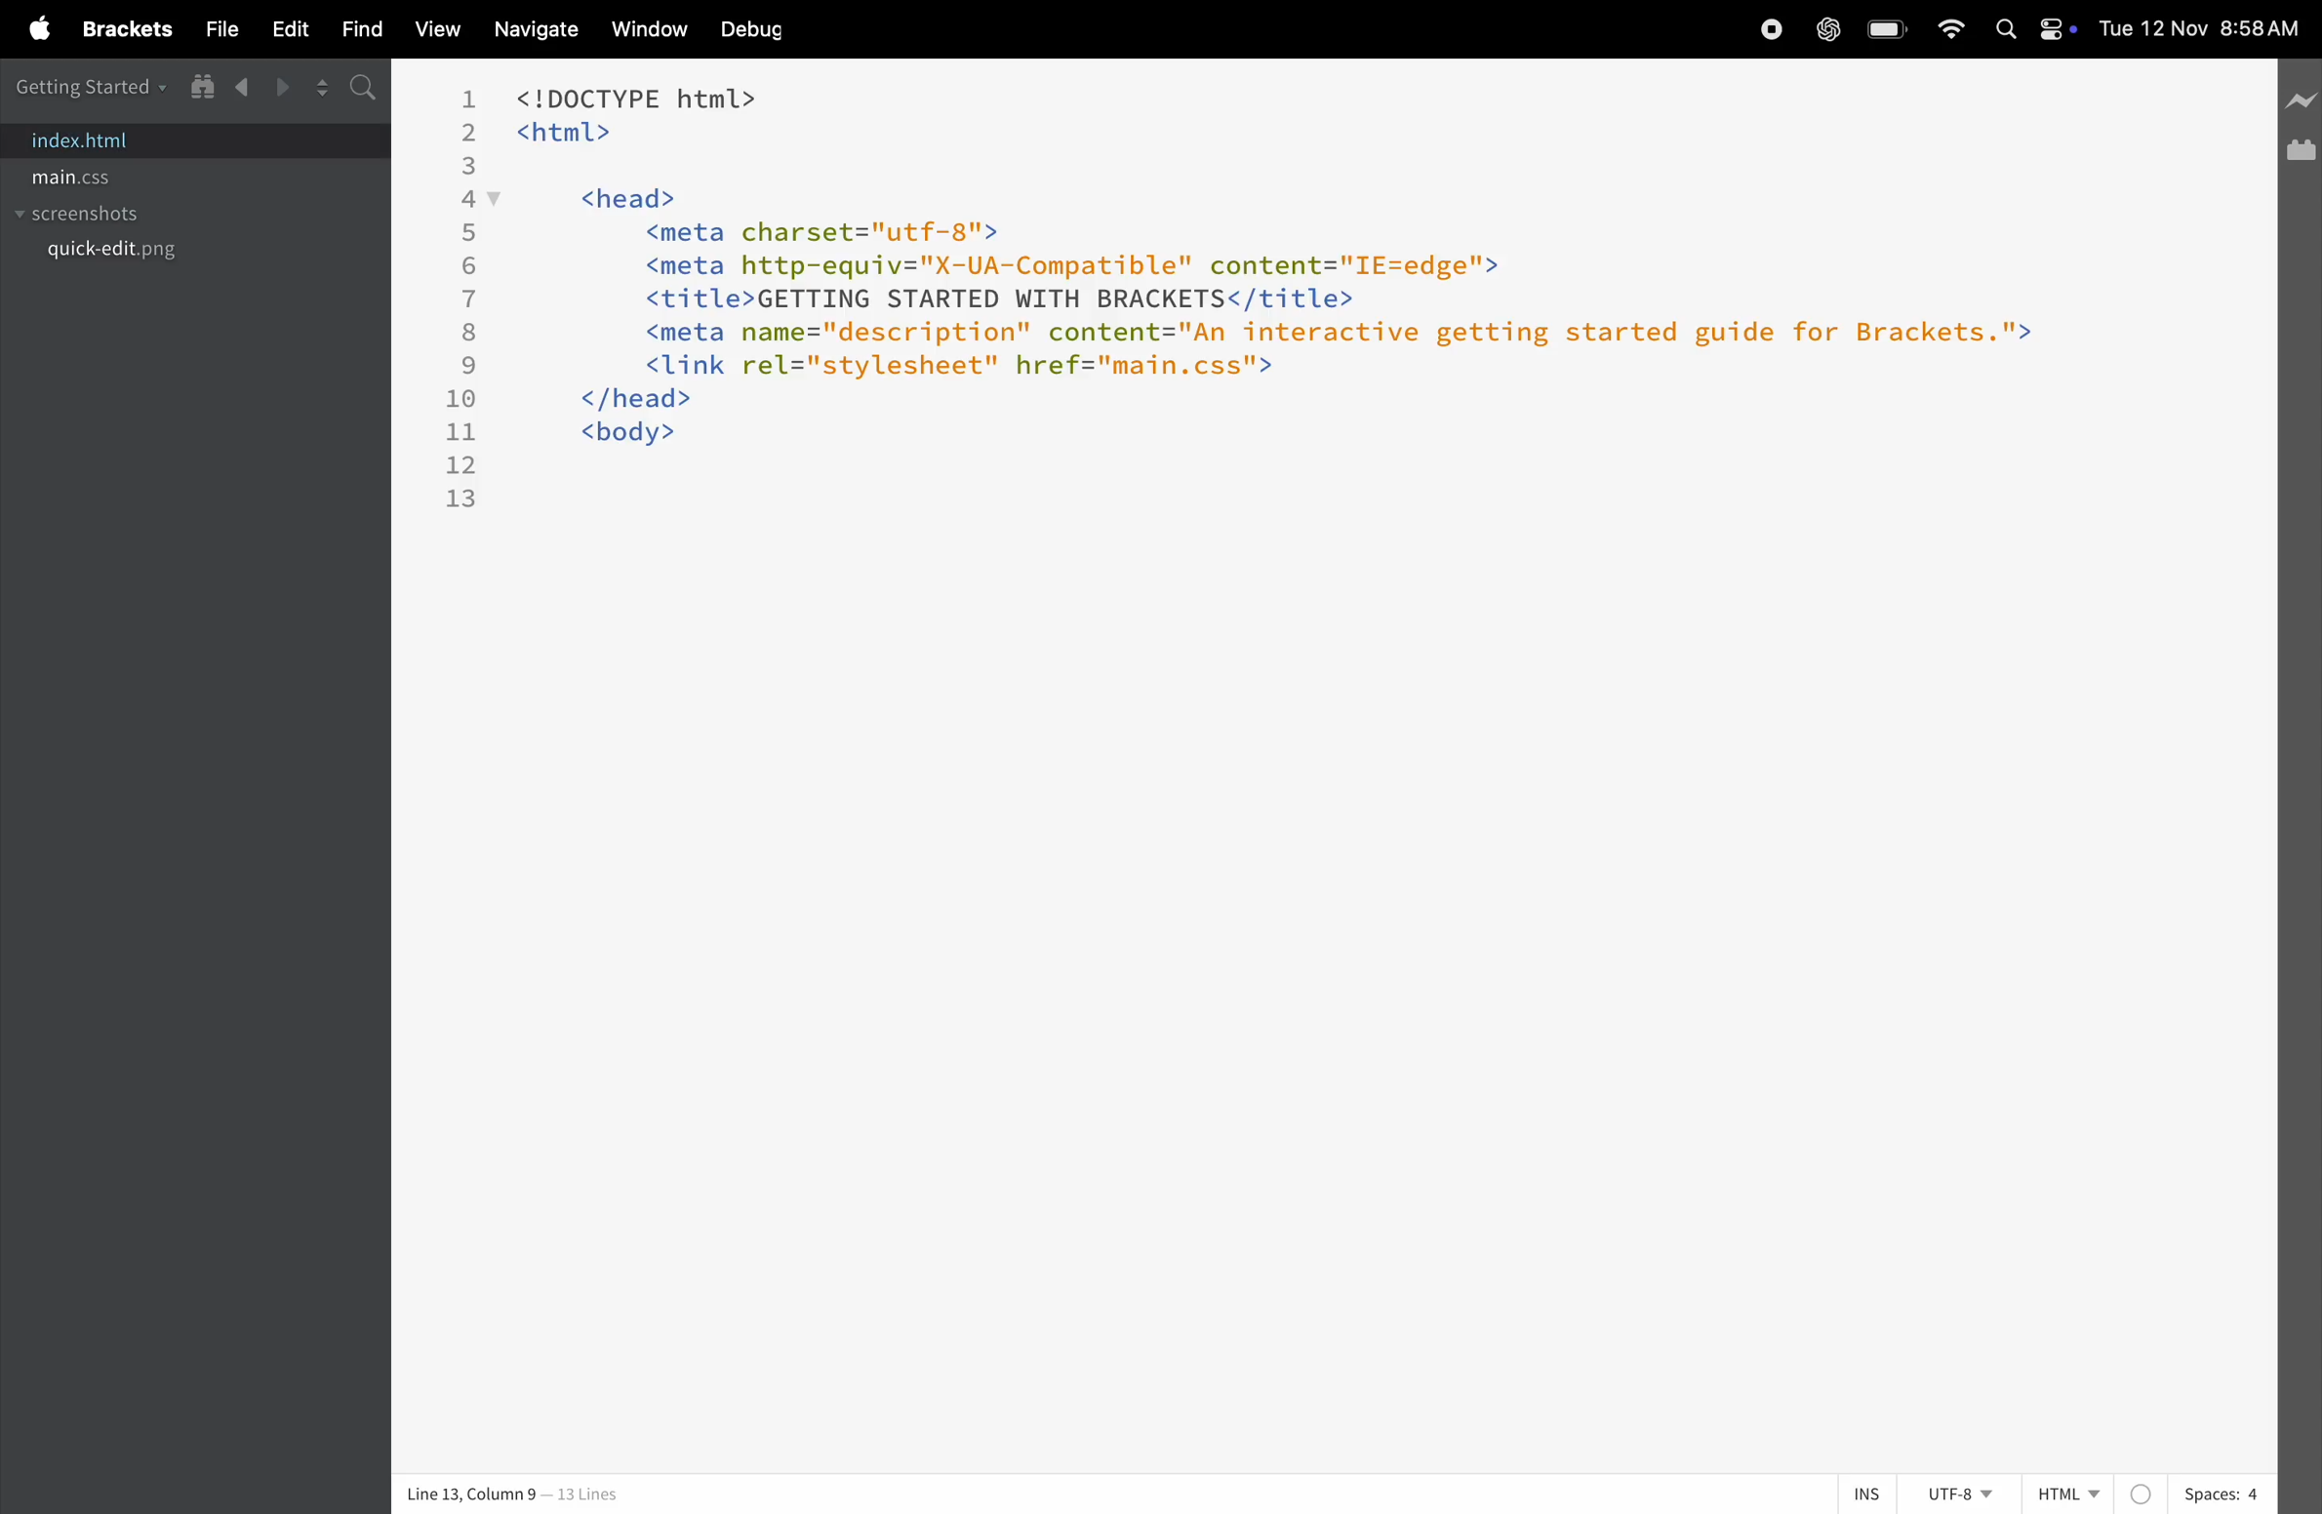 The height and width of the screenshot is (1514, 2322). Describe the element at coordinates (321, 88) in the screenshot. I see `split editor` at that location.